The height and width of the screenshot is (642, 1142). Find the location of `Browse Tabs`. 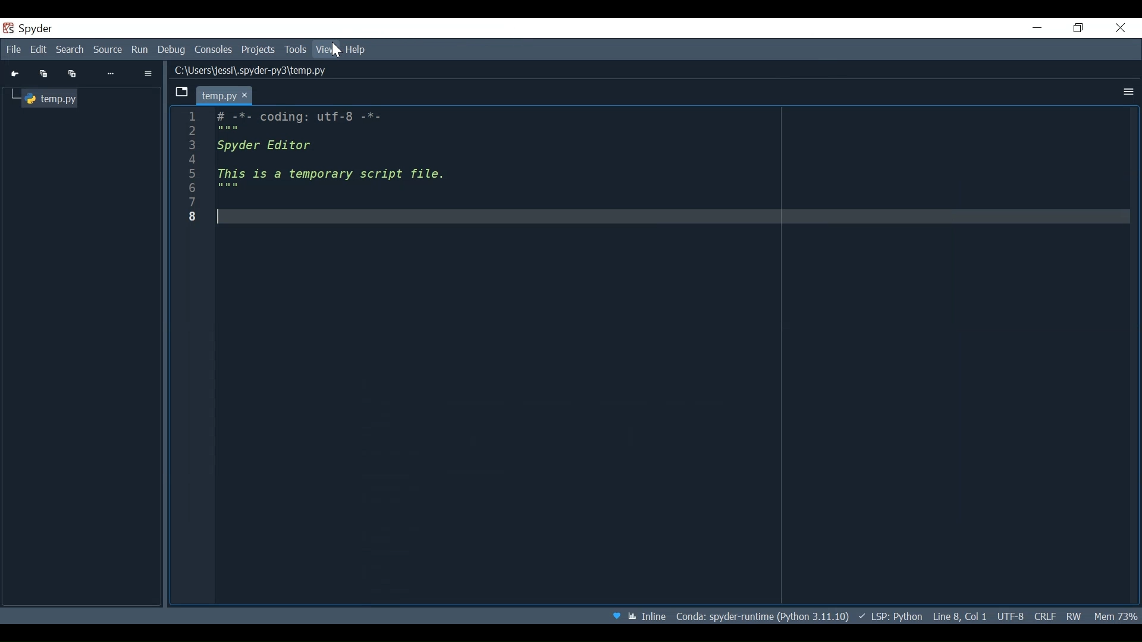

Browse Tabs is located at coordinates (181, 92).